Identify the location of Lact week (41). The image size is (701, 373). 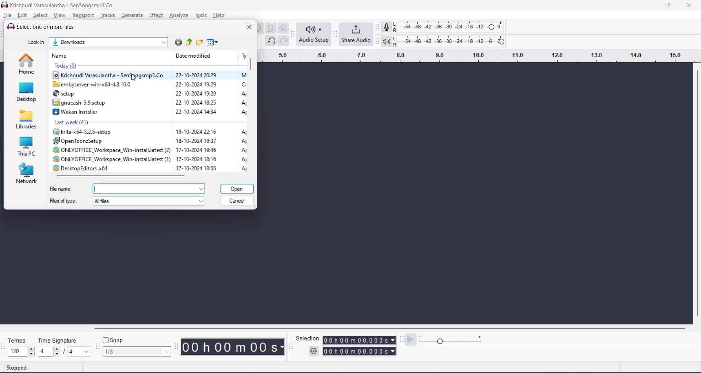
(144, 121).